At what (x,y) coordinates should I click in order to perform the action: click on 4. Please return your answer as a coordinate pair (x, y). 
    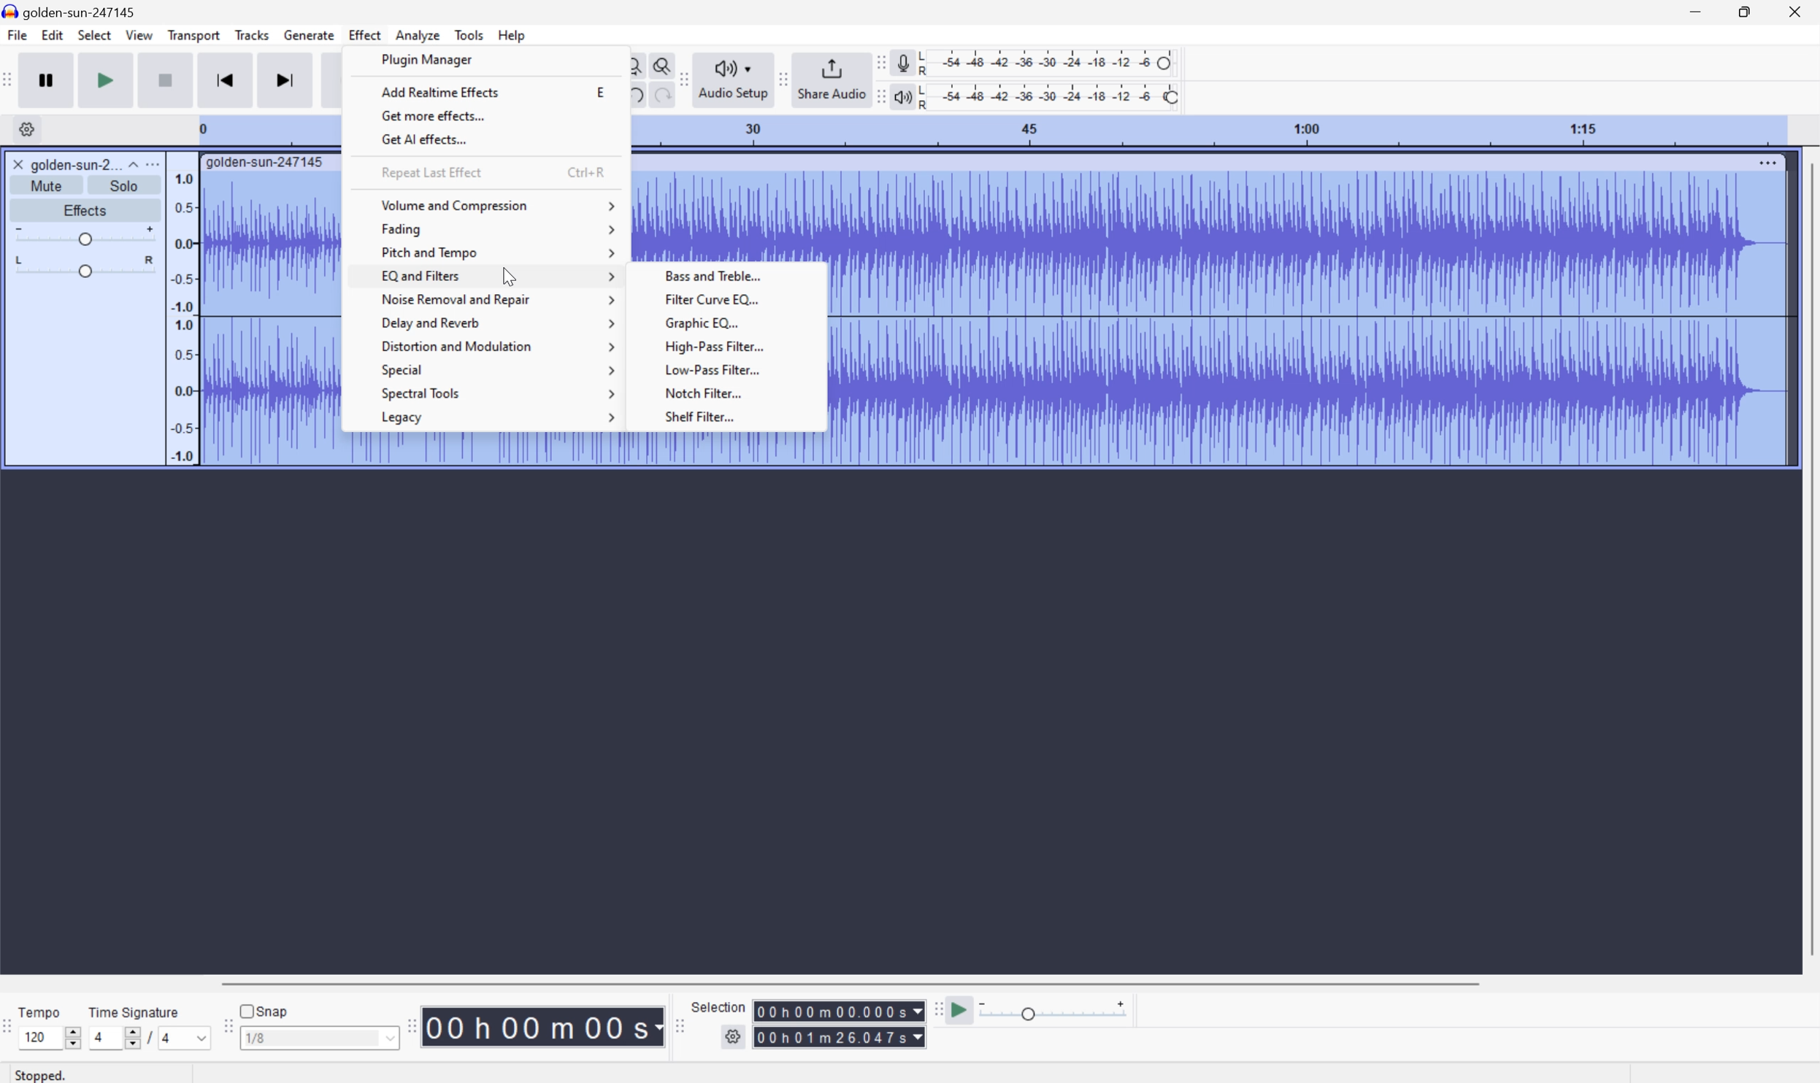
    Looking at the image, I should click on (187, 1038).